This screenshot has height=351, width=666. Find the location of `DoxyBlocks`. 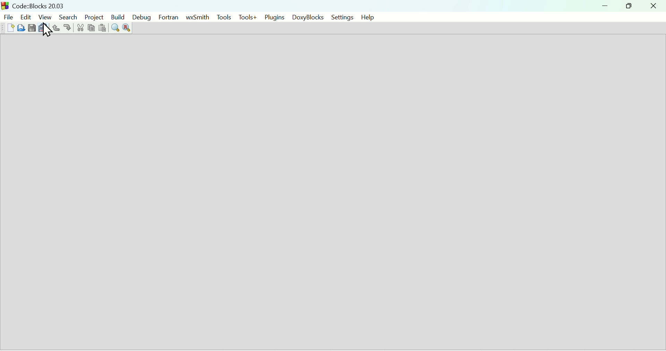

DoxyBlocks is located at coordinates (306, 17).